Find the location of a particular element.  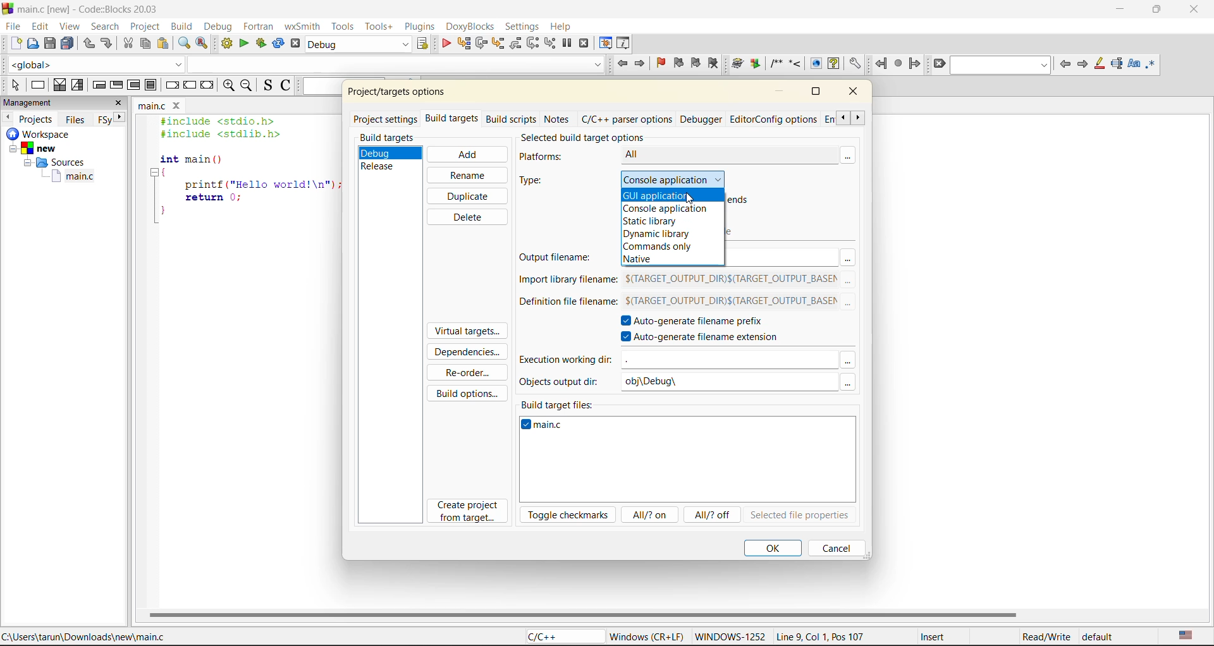

dependencies is located at coordinates (469, 350).